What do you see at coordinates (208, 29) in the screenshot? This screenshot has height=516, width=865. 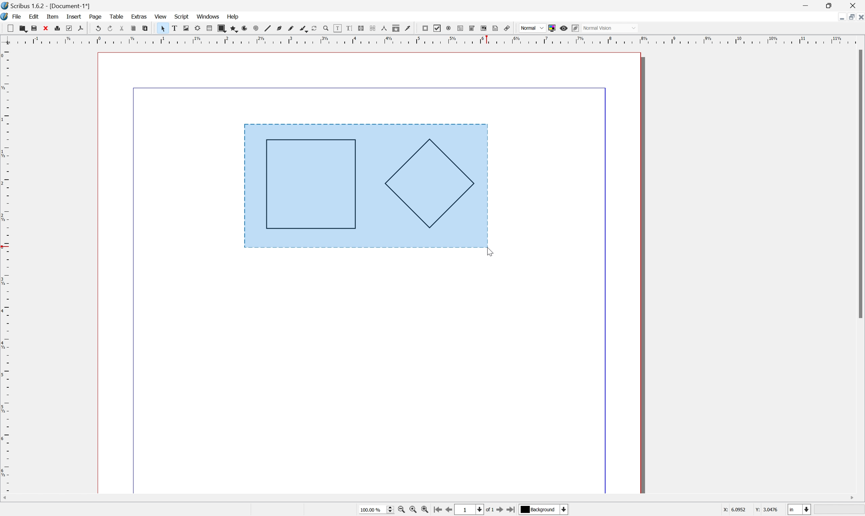 I see `table` at bounding box center [208, 29].